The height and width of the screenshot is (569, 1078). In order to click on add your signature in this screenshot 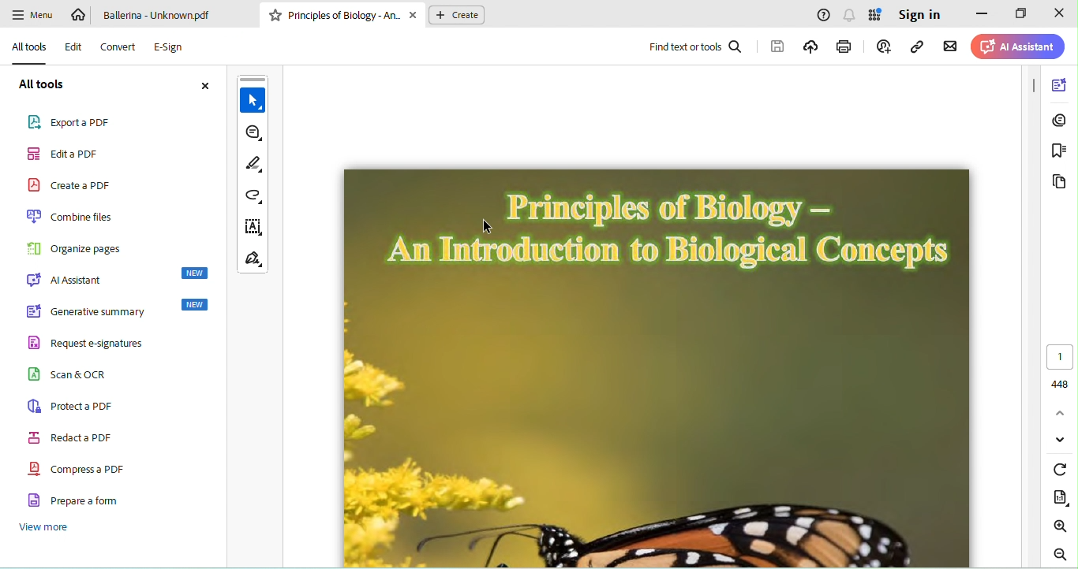, I will do `click(253, 260)`.